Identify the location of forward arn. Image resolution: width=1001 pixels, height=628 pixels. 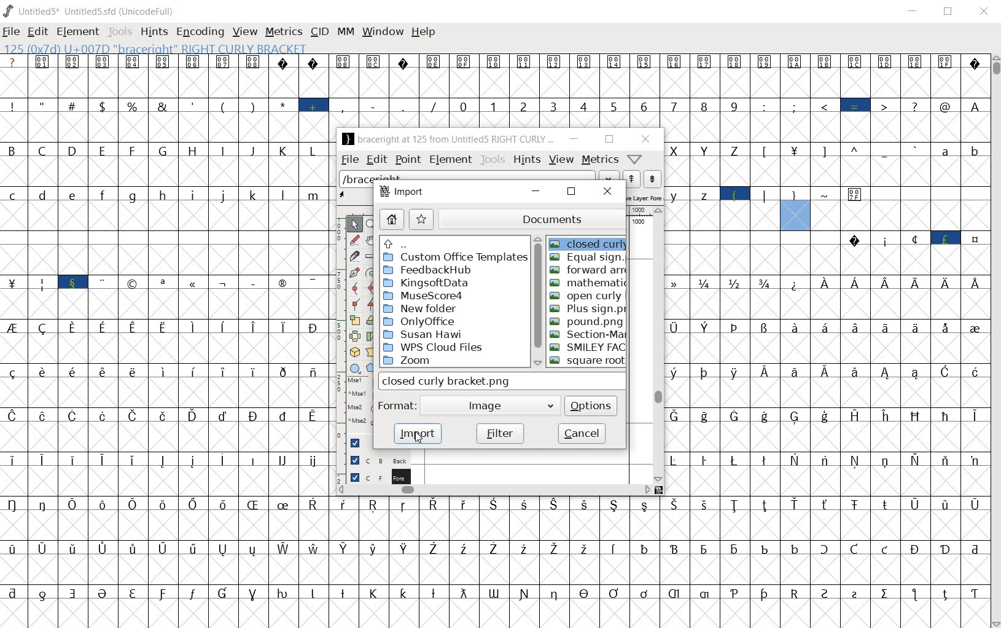
(588, 270).